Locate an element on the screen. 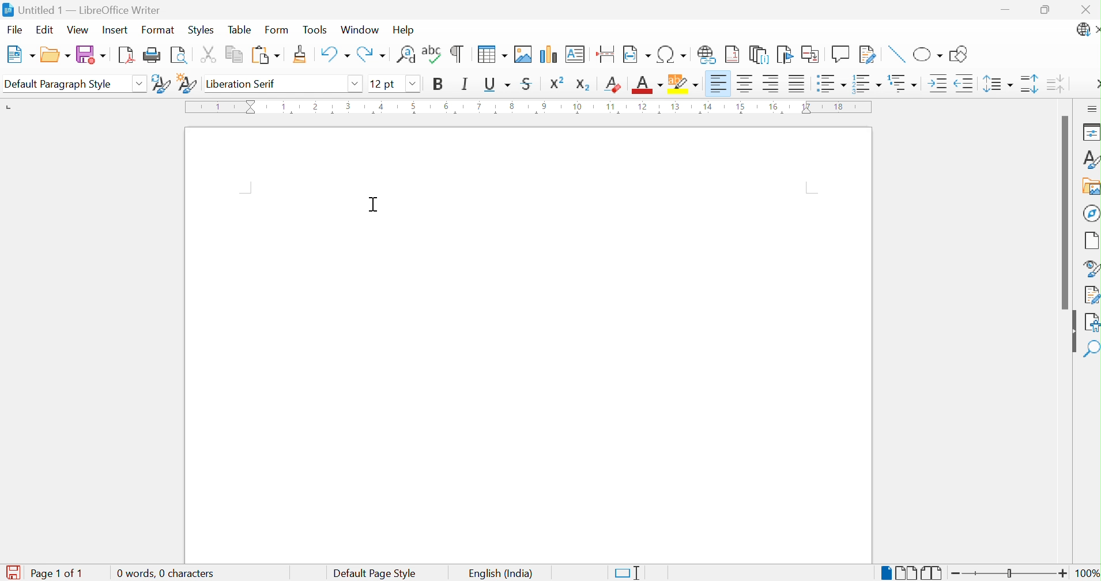 The width and height of the screenshot is (1101, 581). Manage Changes is located at coordinates (1090, 295).